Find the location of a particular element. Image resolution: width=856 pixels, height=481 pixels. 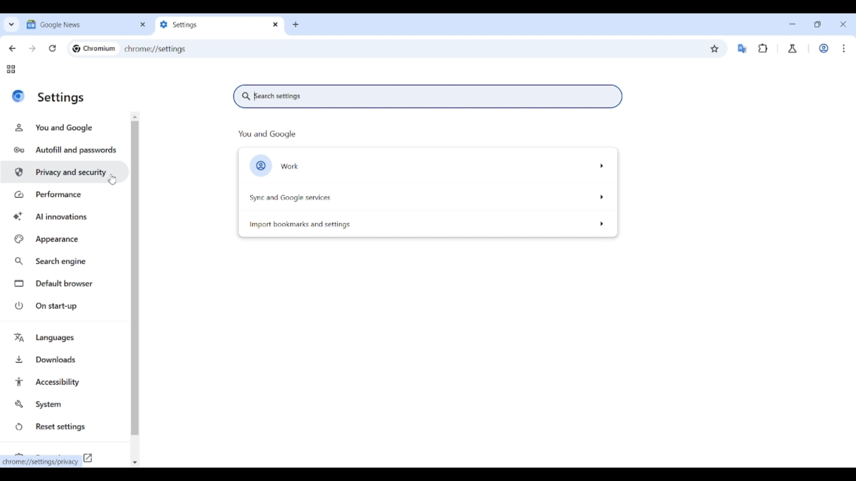

Go forward is located at coordinates (32, 49).